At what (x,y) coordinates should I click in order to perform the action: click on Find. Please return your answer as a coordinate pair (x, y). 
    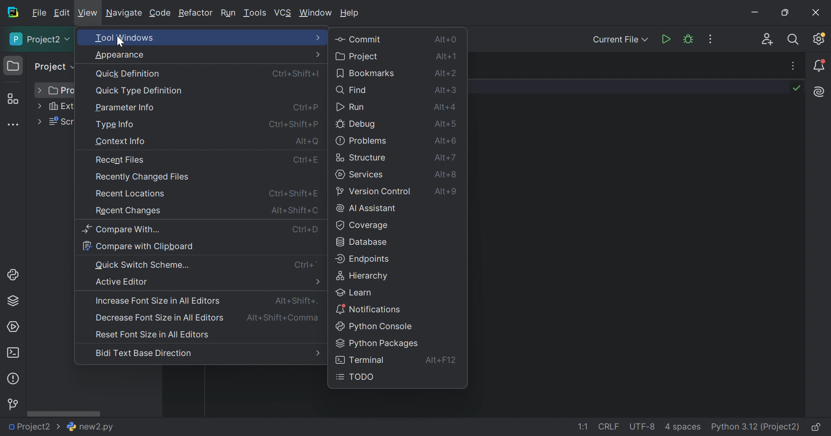
    Looking at the image, I should click on (352, 91).